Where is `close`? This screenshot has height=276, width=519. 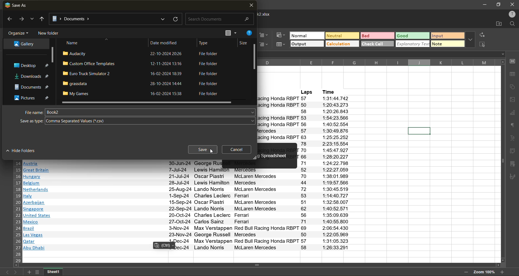
close is located at coordinates (251, 6).